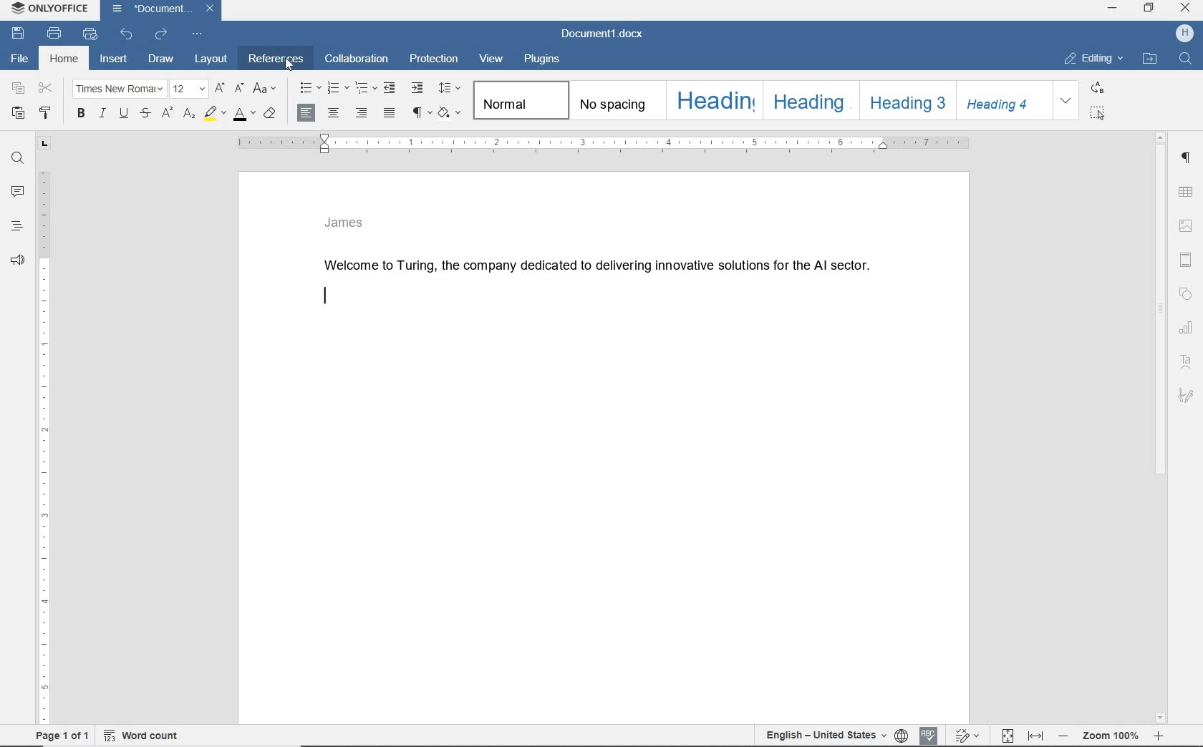  I want to click on change case, so click(266, 87).